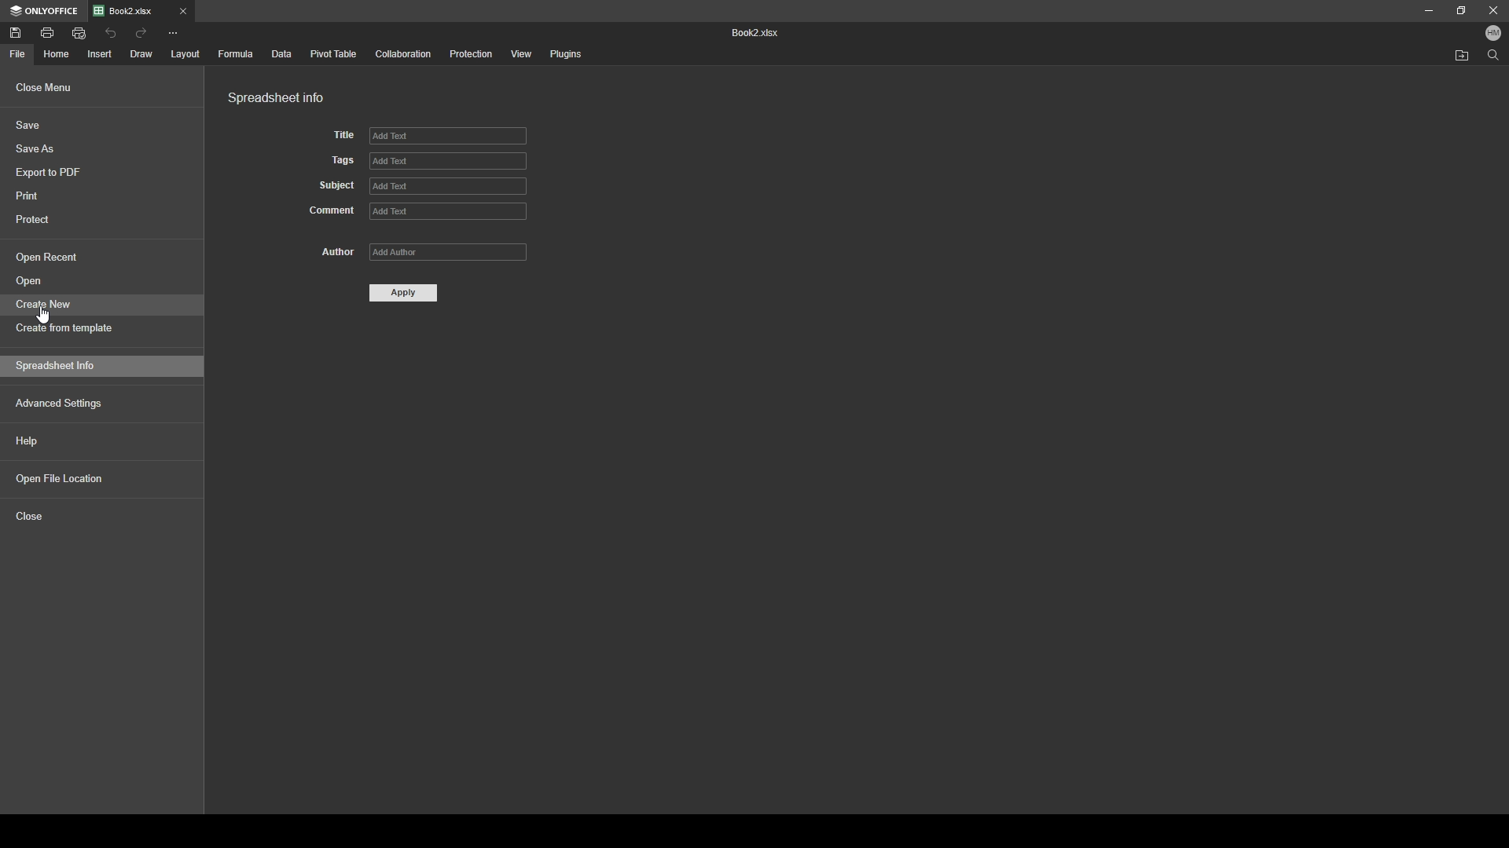 The width and height of the screenshot is (1509, 848). Describe the element at coordinates (101, 442) in the screenshot. I see `help` at that location.